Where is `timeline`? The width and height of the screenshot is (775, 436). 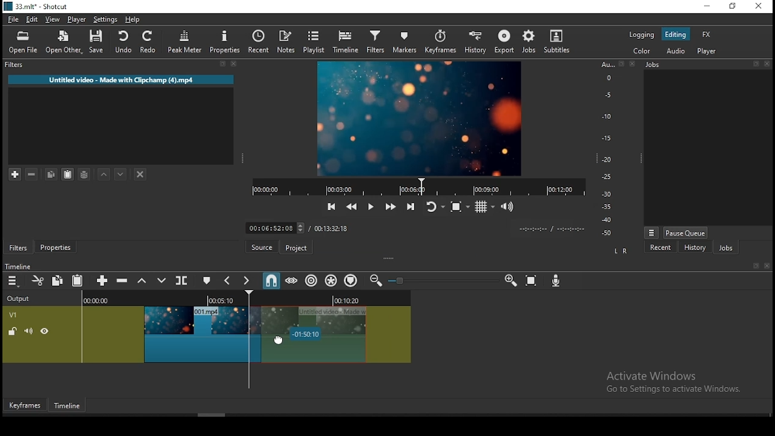 timeline is located at coordinates (344, 42).